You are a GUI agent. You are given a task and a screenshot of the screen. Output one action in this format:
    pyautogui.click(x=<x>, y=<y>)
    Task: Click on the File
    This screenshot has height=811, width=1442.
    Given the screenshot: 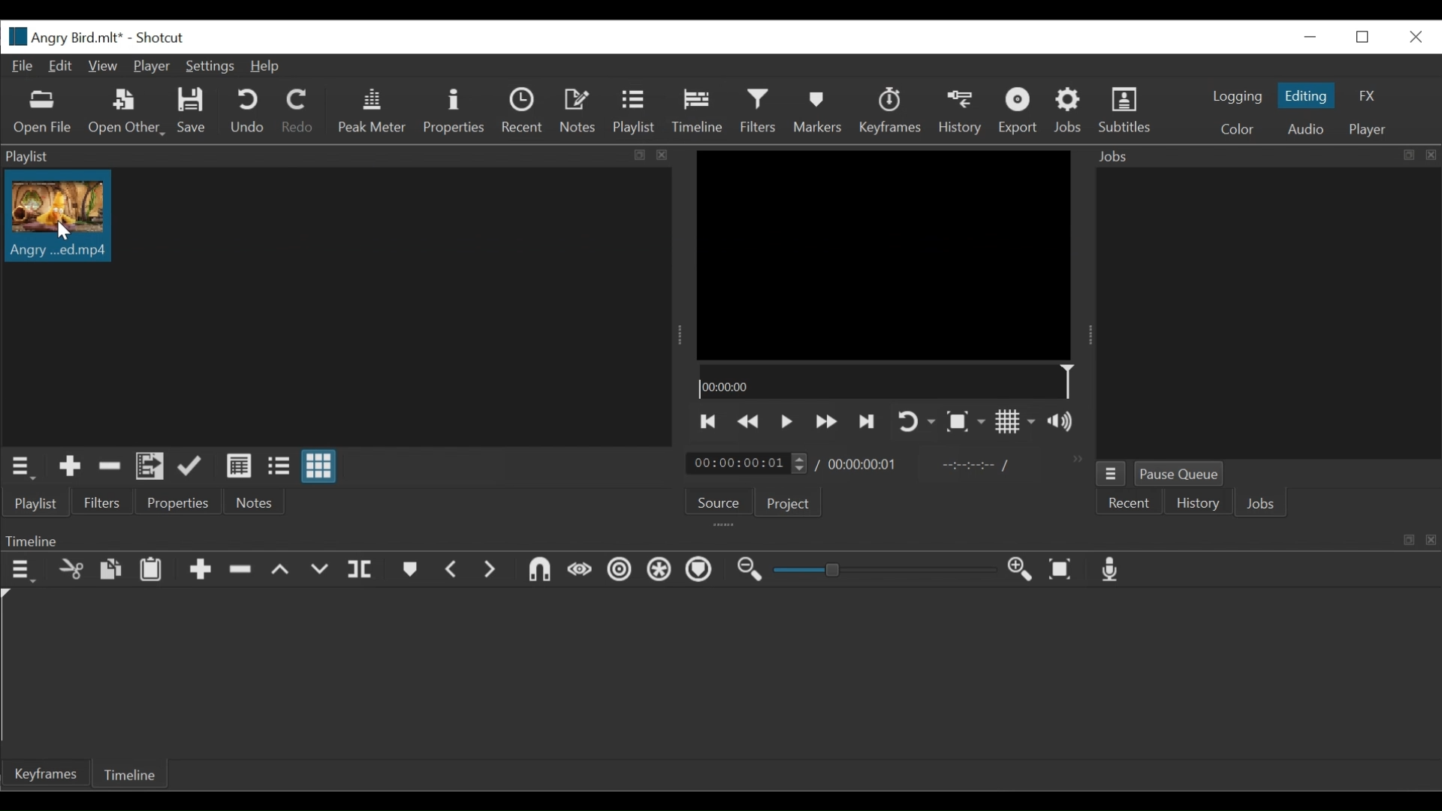 What is the action you would take?
    pyautogui.click(x=21, y=67)
    